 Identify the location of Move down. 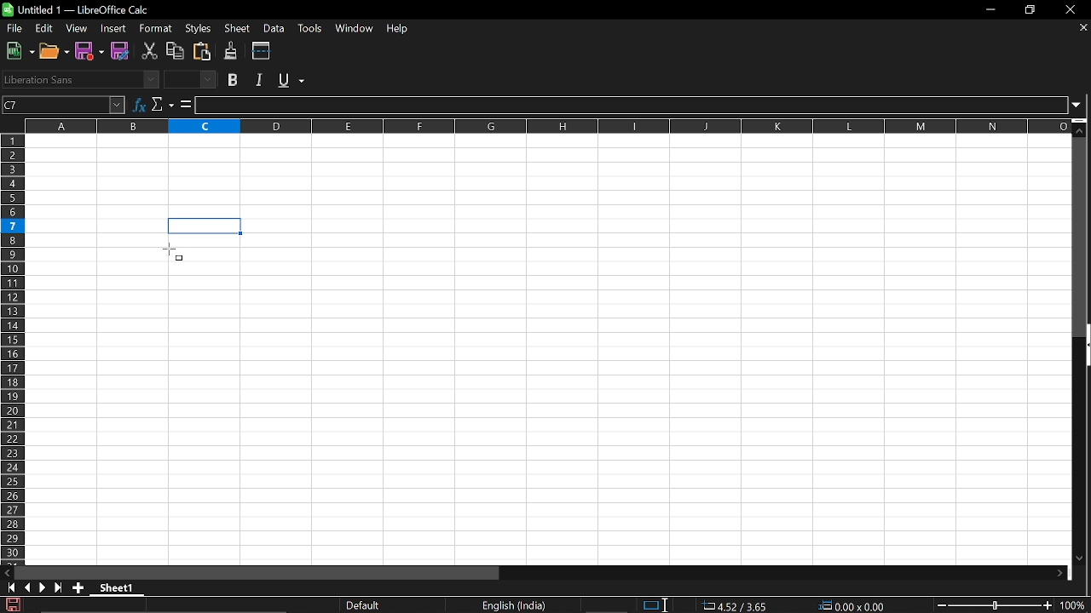
(1080, 559).